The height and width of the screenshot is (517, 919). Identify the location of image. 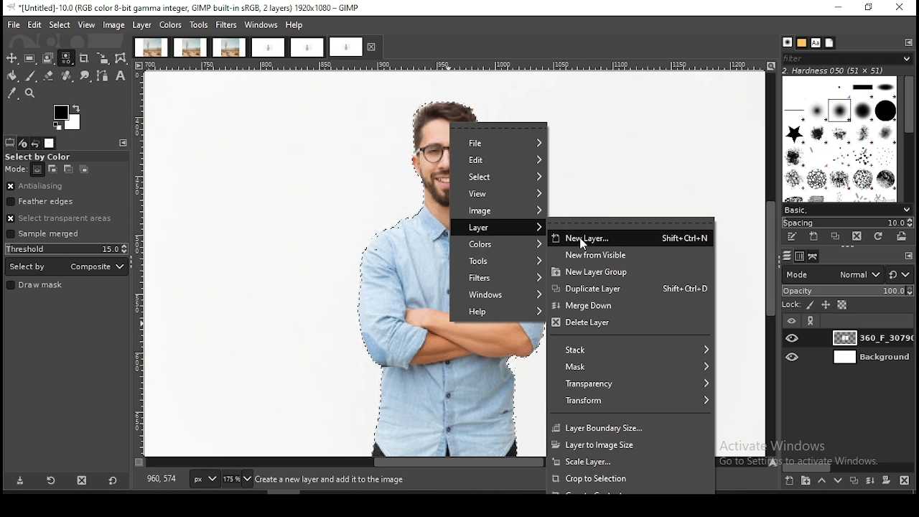
(497, 211).